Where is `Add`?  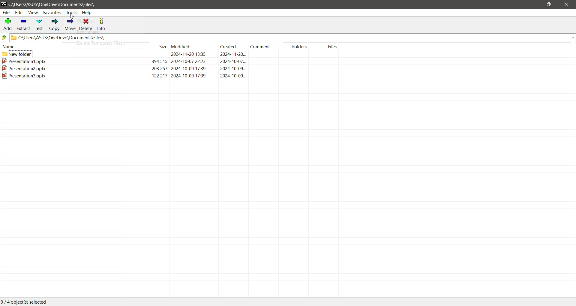 Add is located at coordinates (7, 25).